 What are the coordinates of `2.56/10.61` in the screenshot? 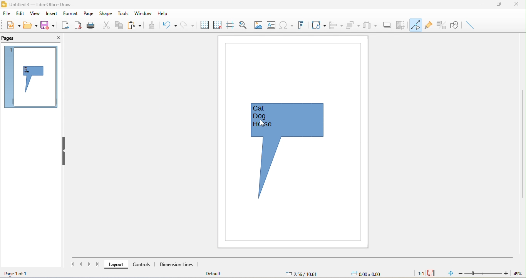 It's located at (305, 274).